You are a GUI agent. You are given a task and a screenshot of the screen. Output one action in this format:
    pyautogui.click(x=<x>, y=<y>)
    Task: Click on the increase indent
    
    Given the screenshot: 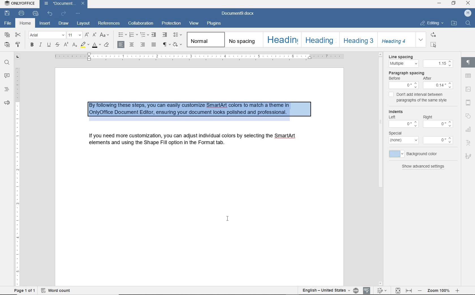 What is the action you would take?
    pyautogui.click(x=165, y=34)
    